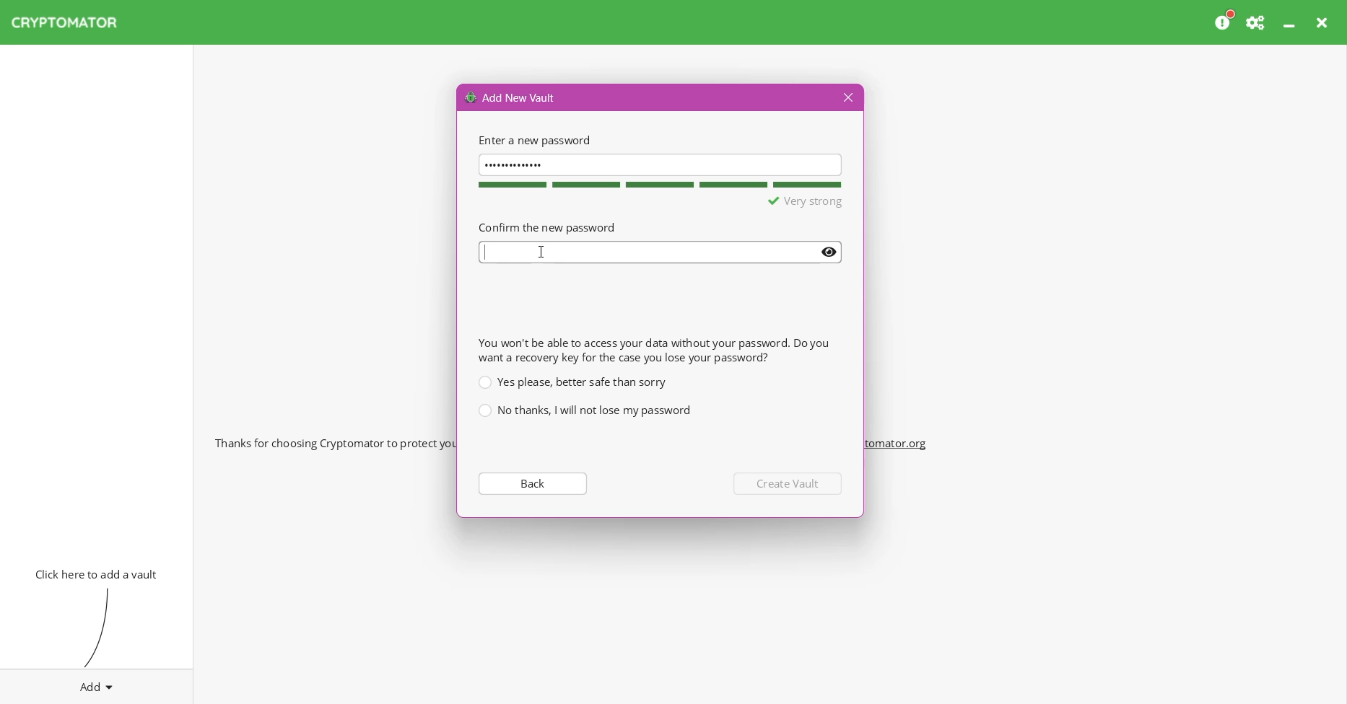 The height and width of the screenshot is (704, 1347). I want to click on Click here to add vault, so click(93, 573).